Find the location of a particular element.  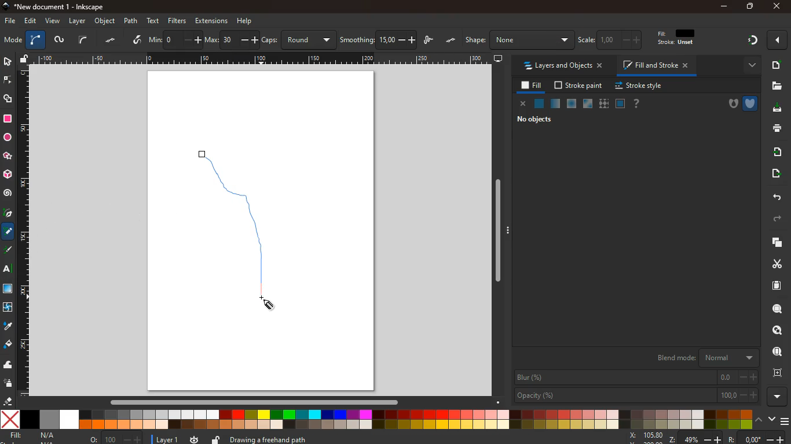

picture is located at coordinates (59, 40).